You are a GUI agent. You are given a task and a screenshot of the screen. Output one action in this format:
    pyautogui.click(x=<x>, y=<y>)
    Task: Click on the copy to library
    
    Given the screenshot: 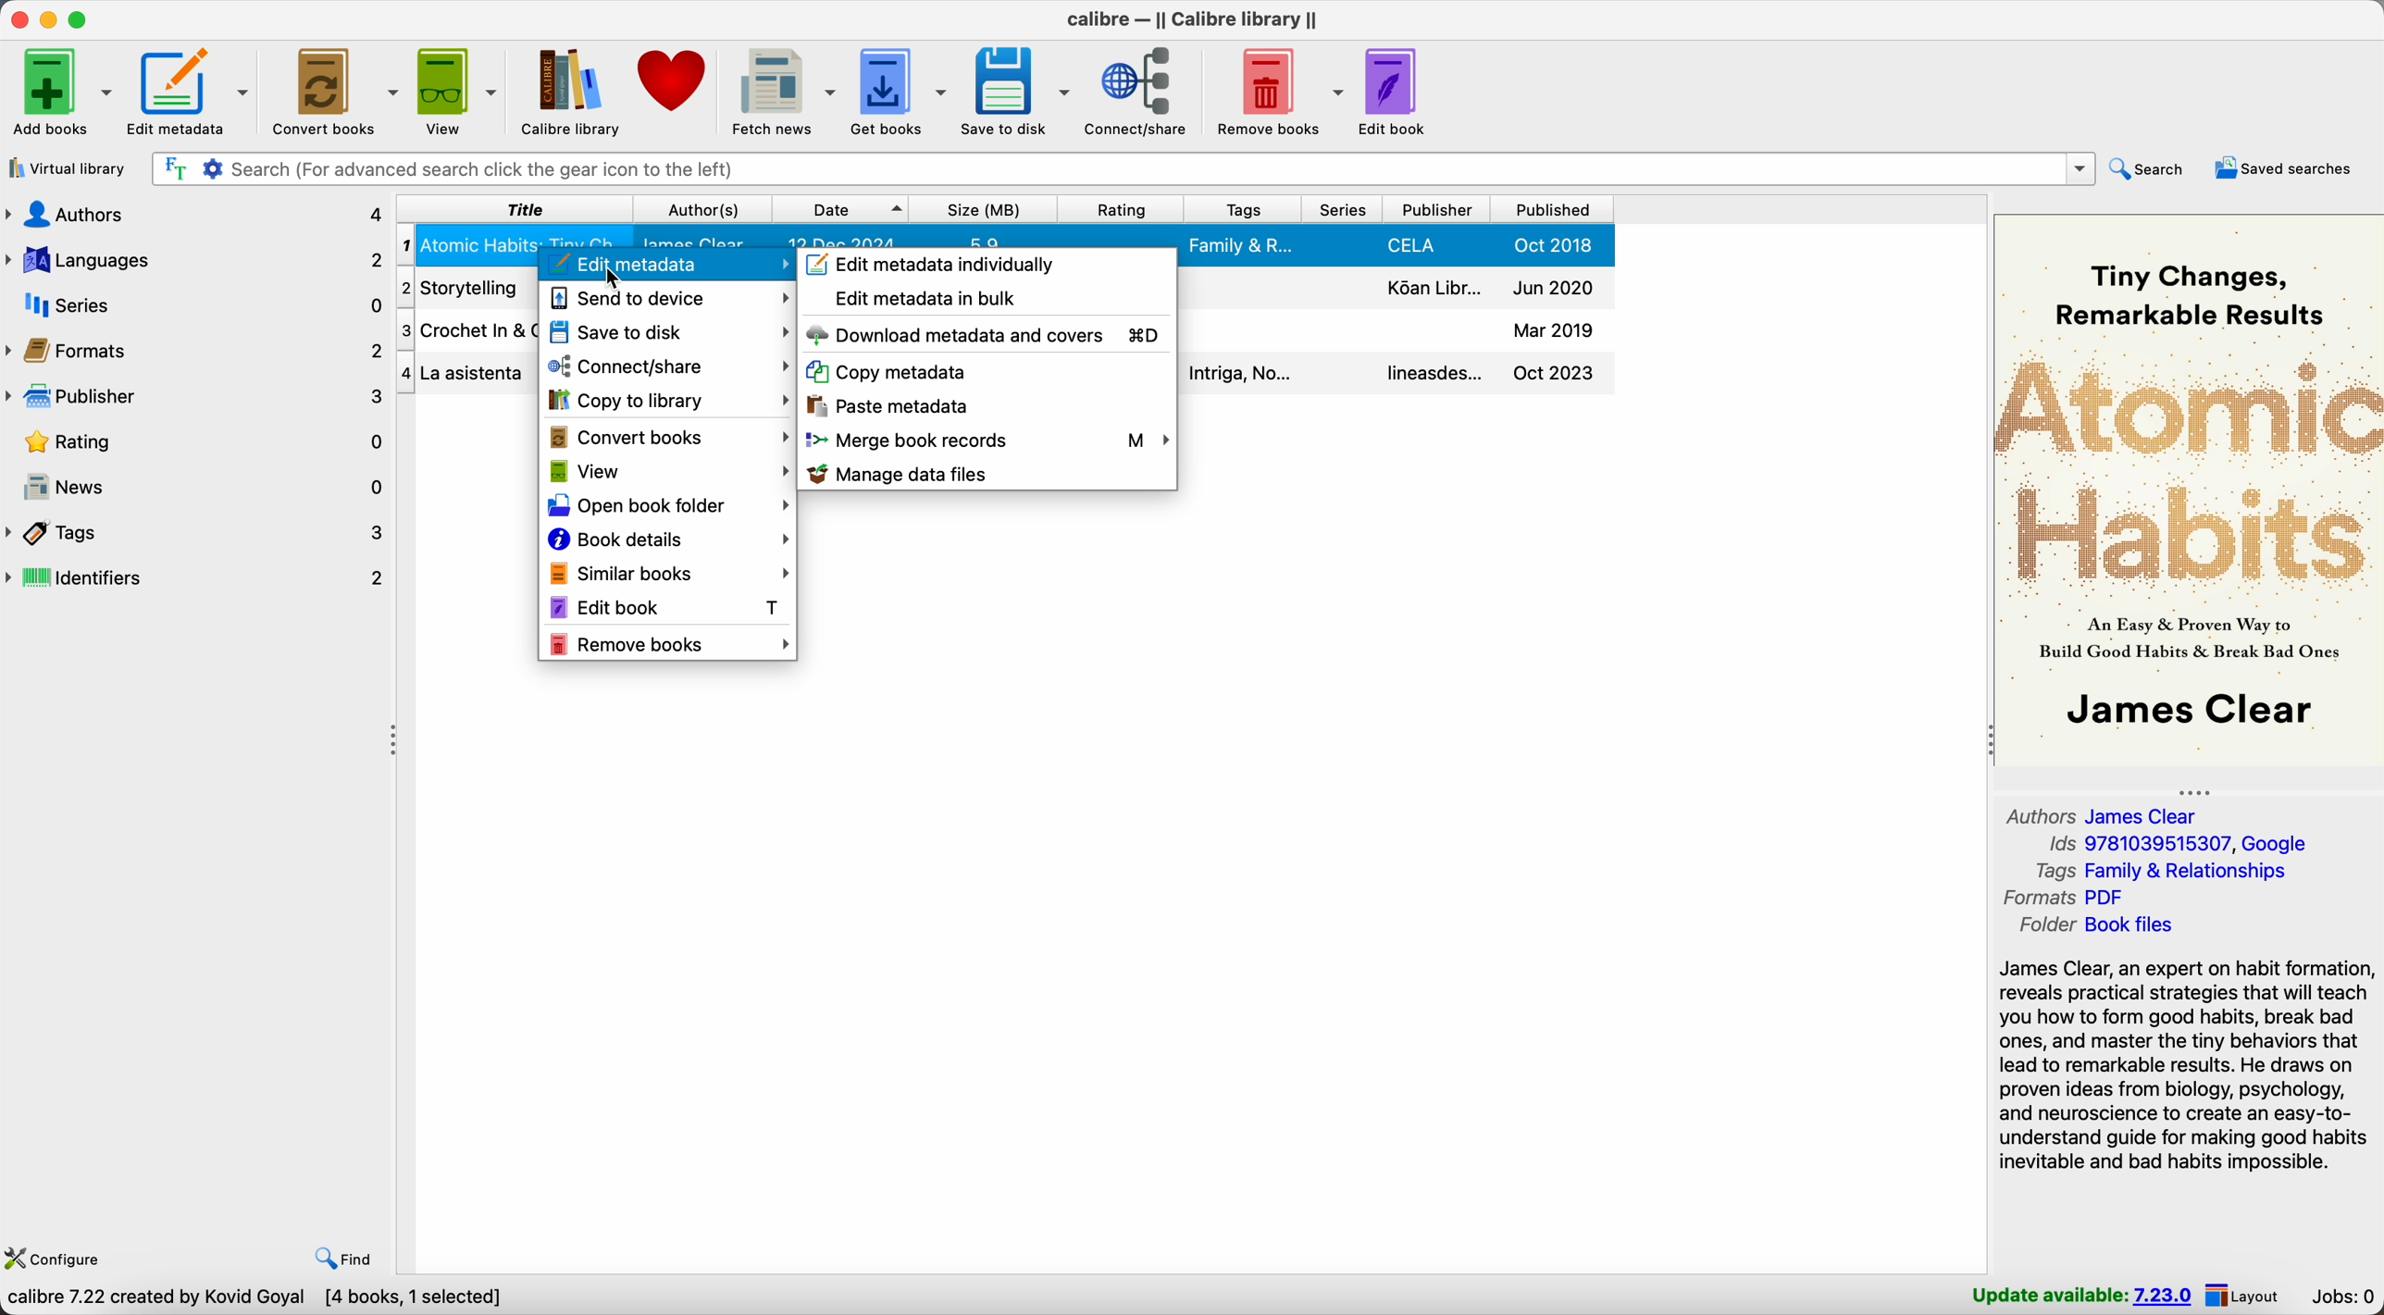 What is the action you would take?
    pyautogui.click(x=666, y=401)
    